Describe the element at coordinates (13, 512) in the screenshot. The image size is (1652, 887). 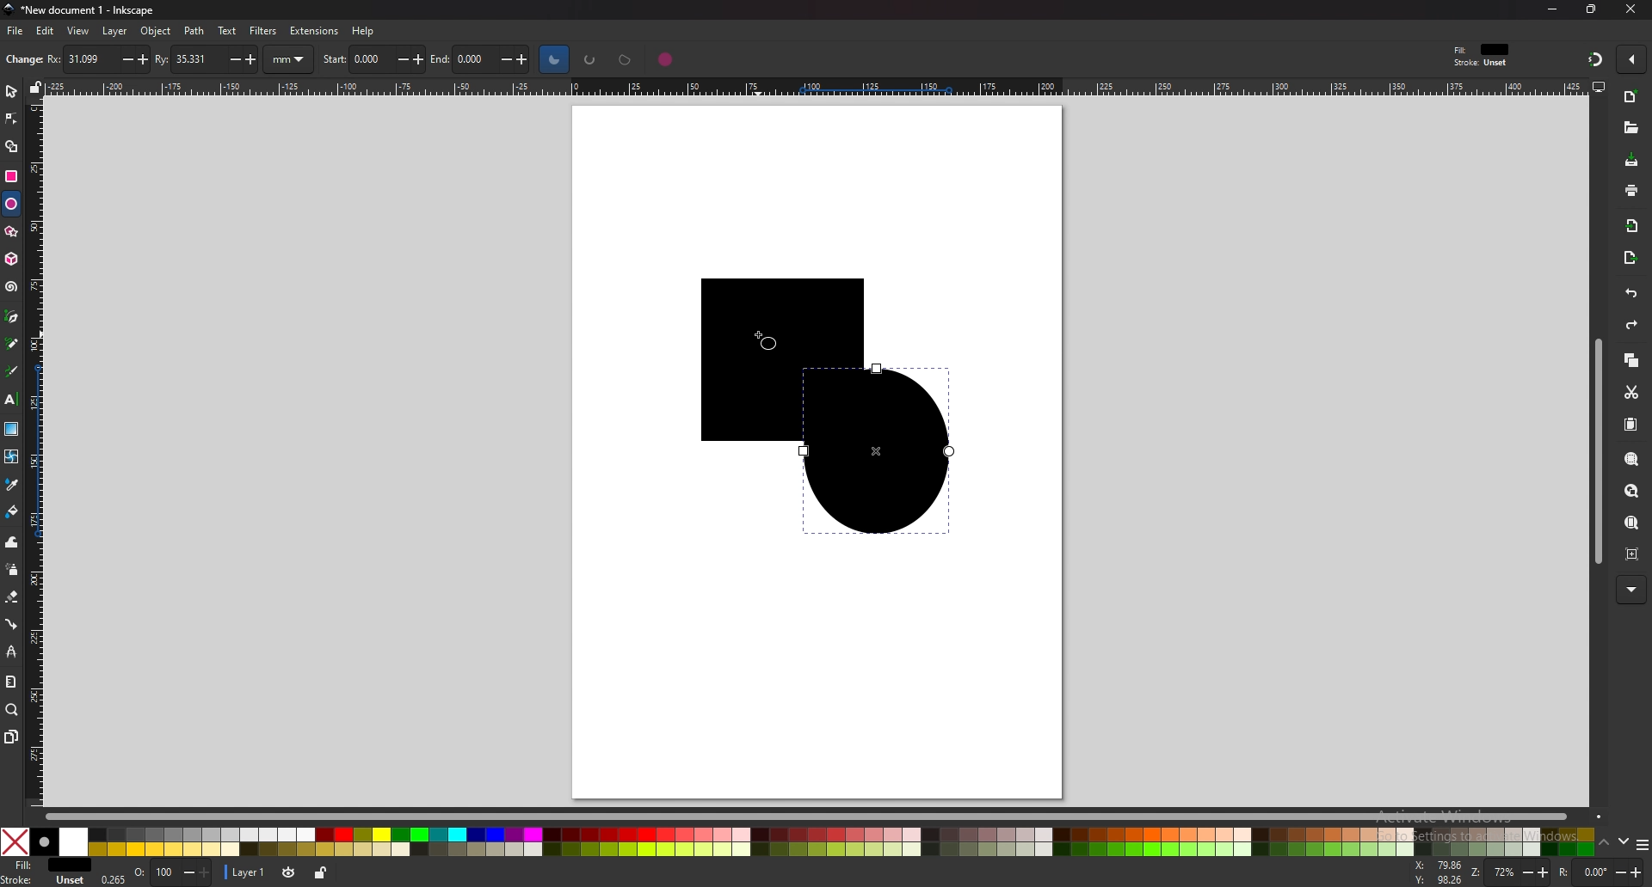
I see `paint bucket` at that location.